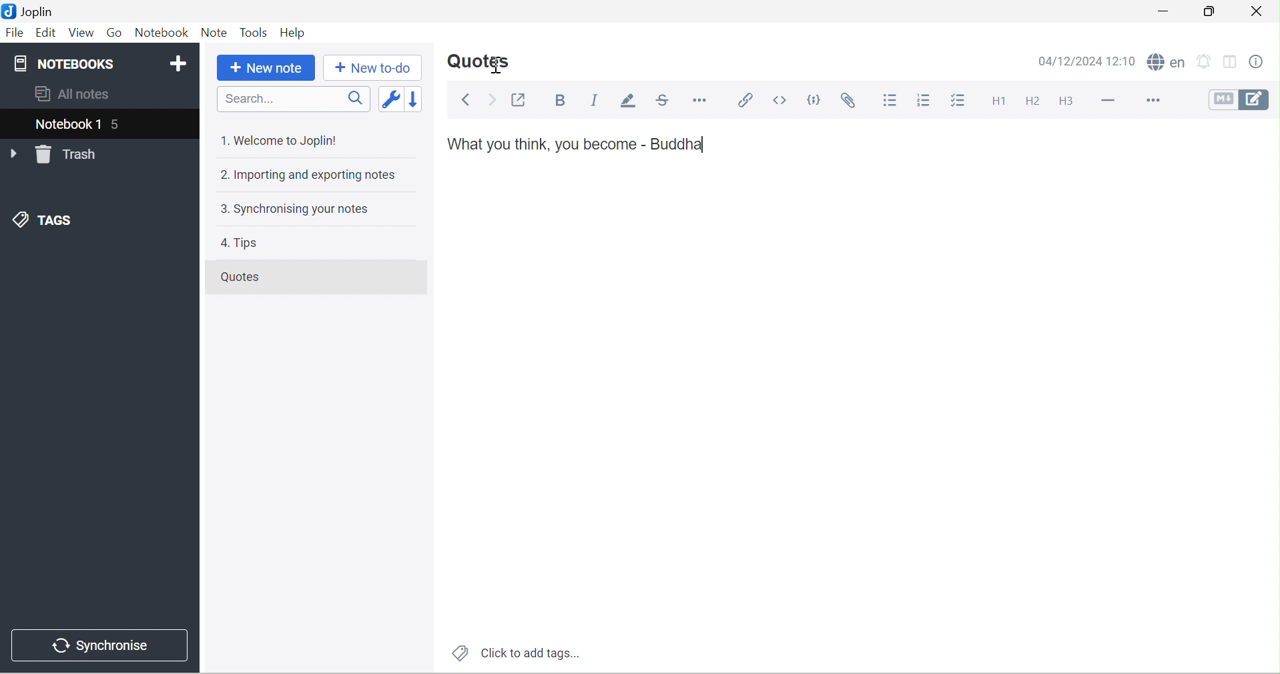 The image size is (1280, 674). I want to click on Italic, so click(599, 100).